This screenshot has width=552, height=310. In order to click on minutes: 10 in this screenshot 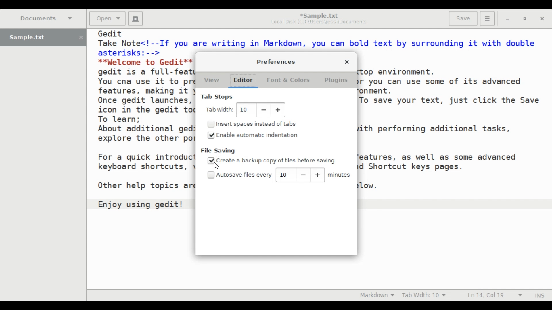, I will do `click(285, 174)`.